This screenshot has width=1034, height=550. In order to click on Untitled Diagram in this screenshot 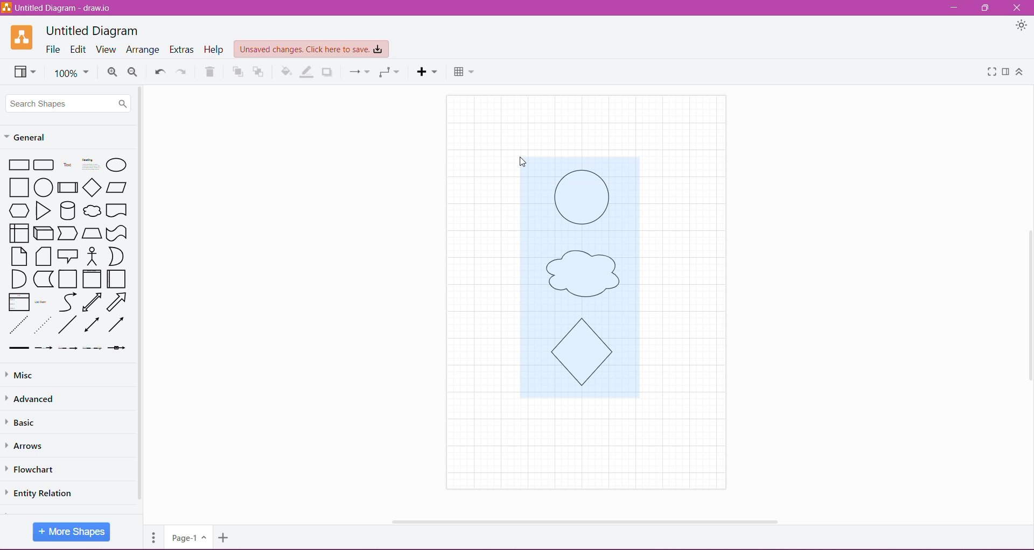, I will do `click(92, 31)`.